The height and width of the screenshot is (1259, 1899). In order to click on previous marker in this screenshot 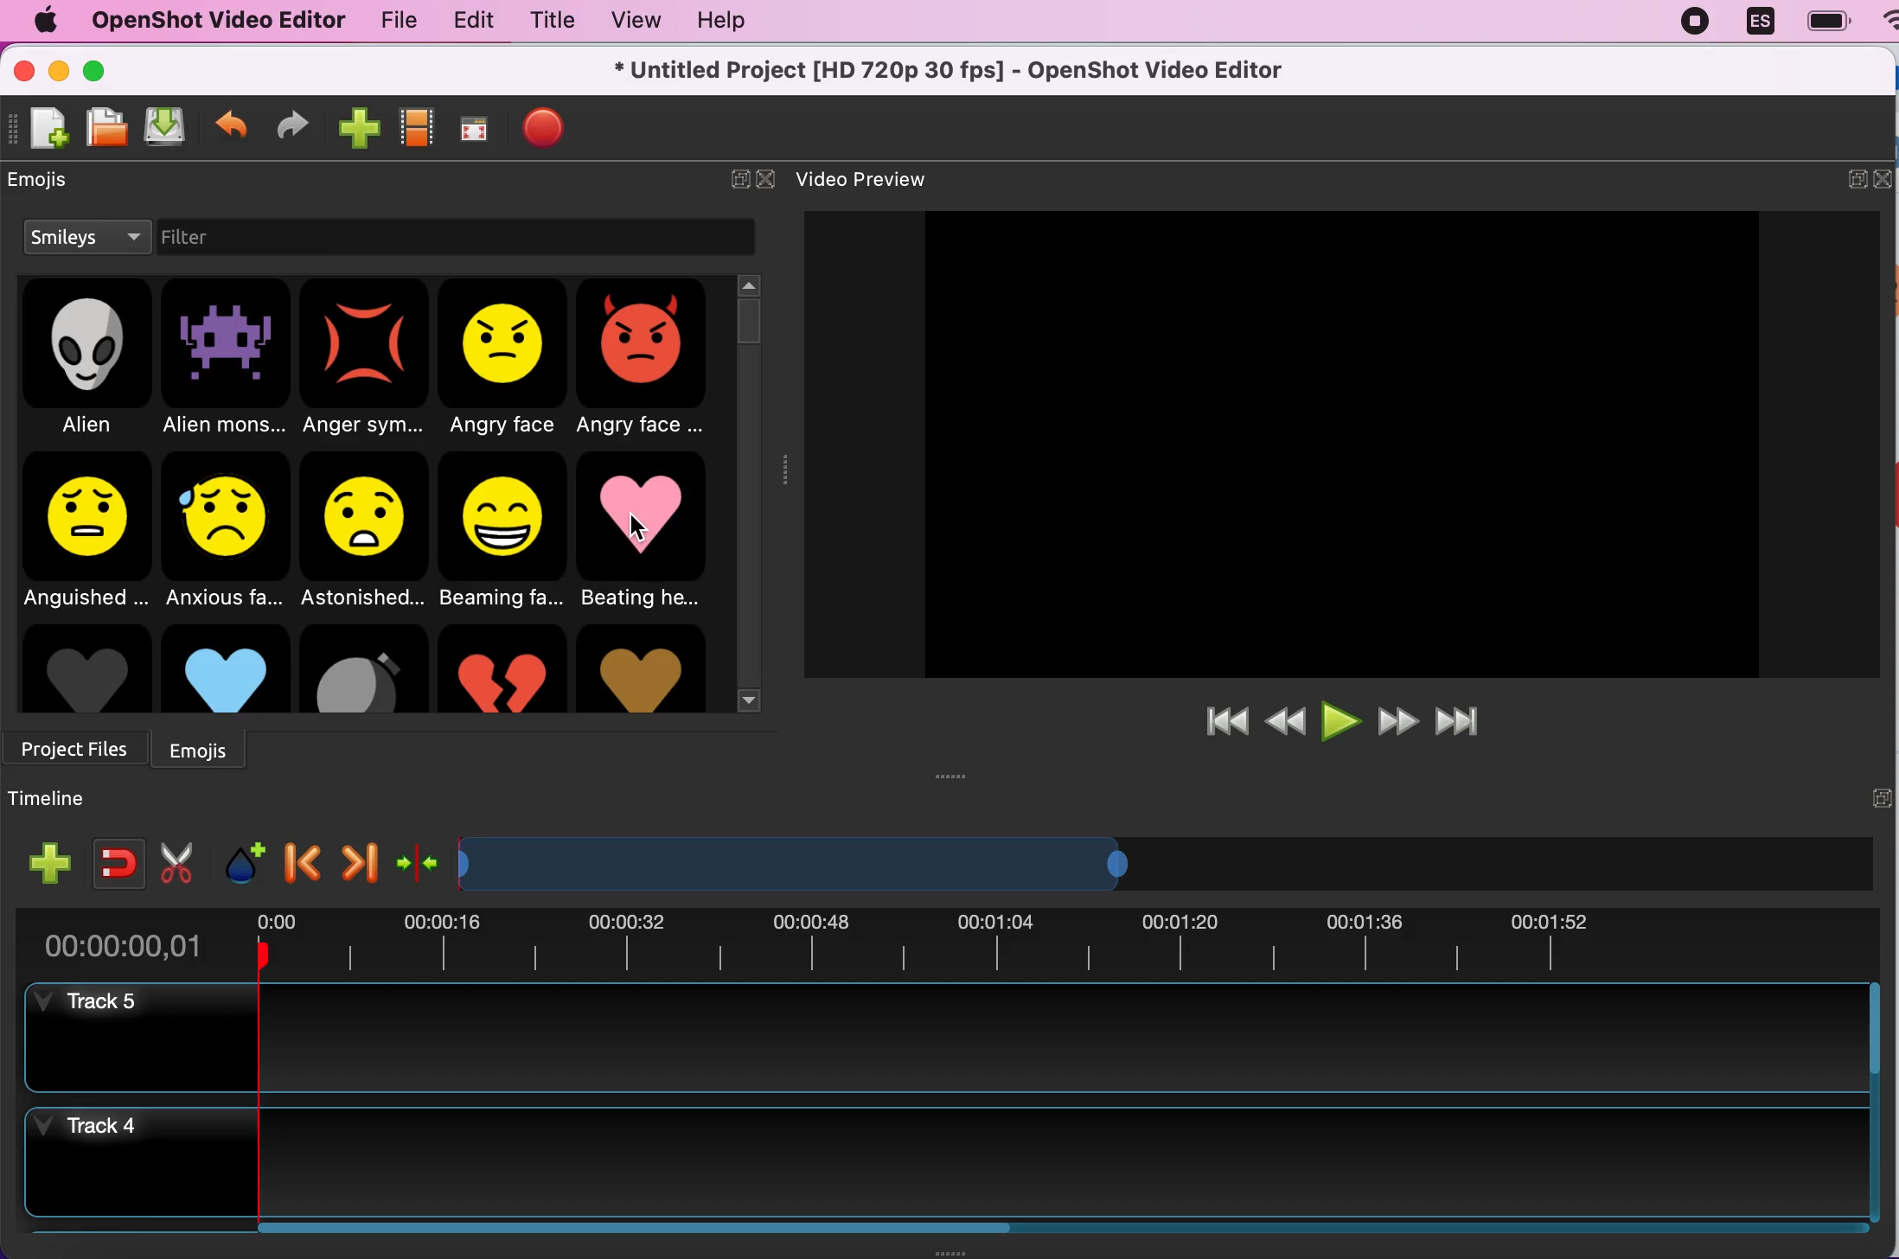, I will do `click(304, 857)`.